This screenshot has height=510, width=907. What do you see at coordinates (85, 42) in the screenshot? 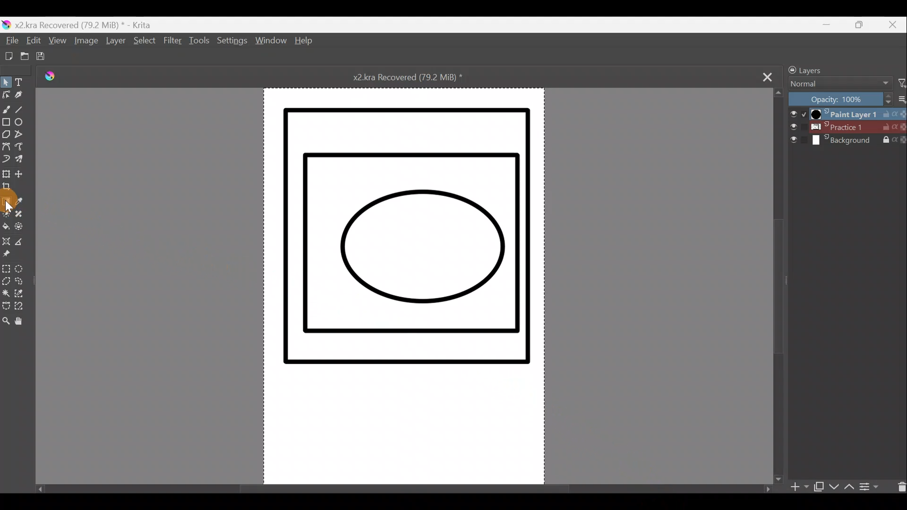
I see `Image` at bounding box center [85, 42].